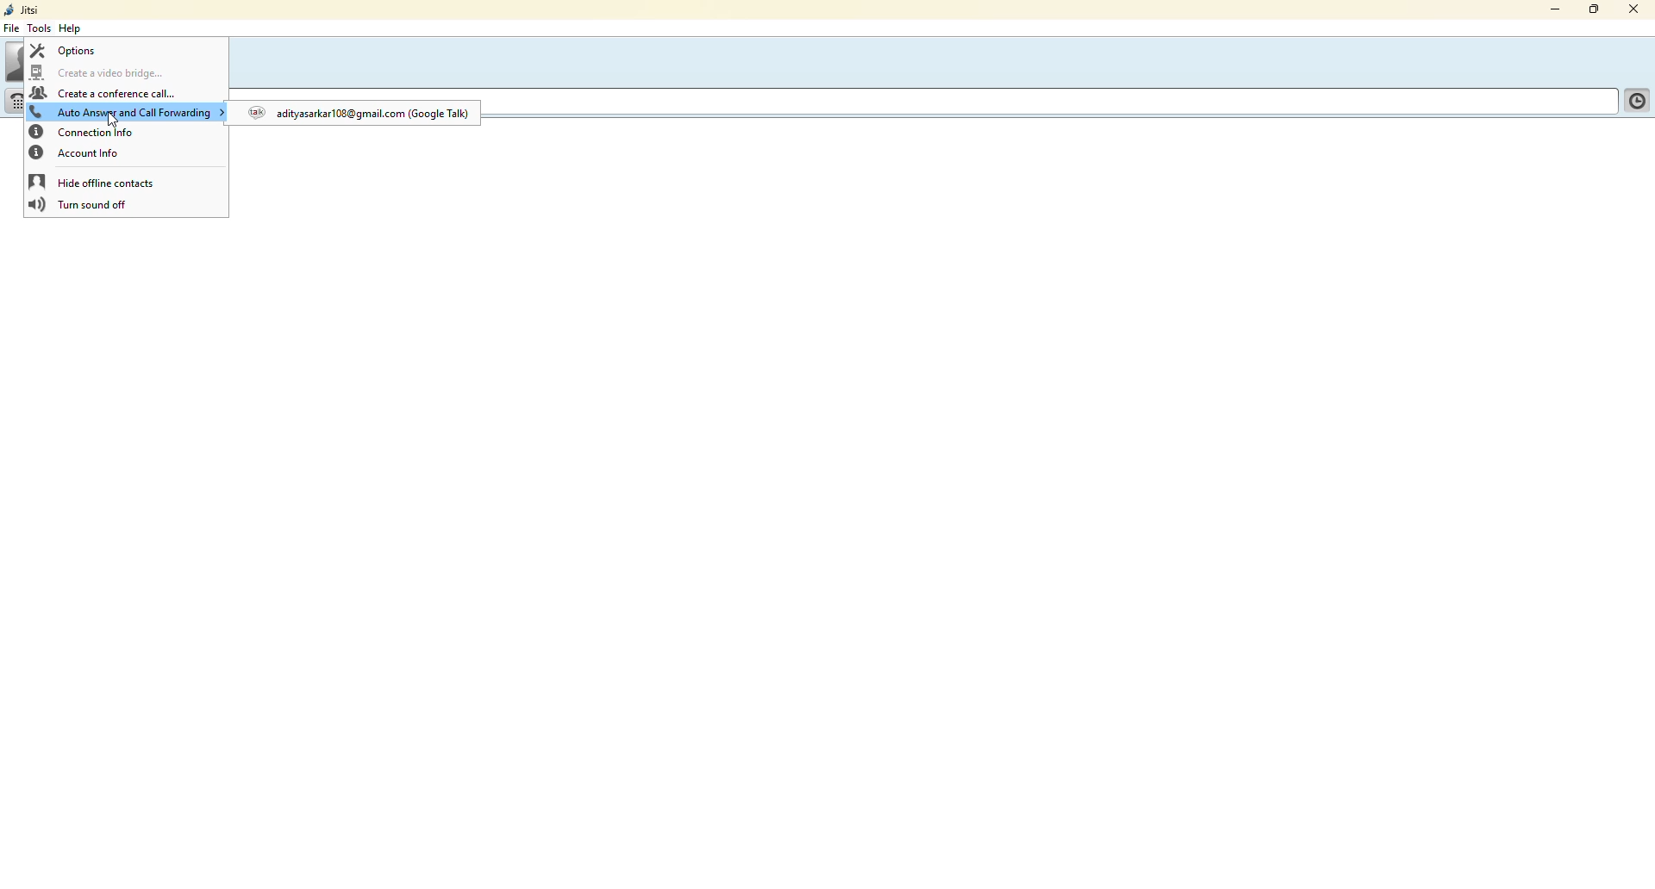  What do you see at coordinates (69, 51) in the screenshot?
I see `options` at bounding box center [69, 51].